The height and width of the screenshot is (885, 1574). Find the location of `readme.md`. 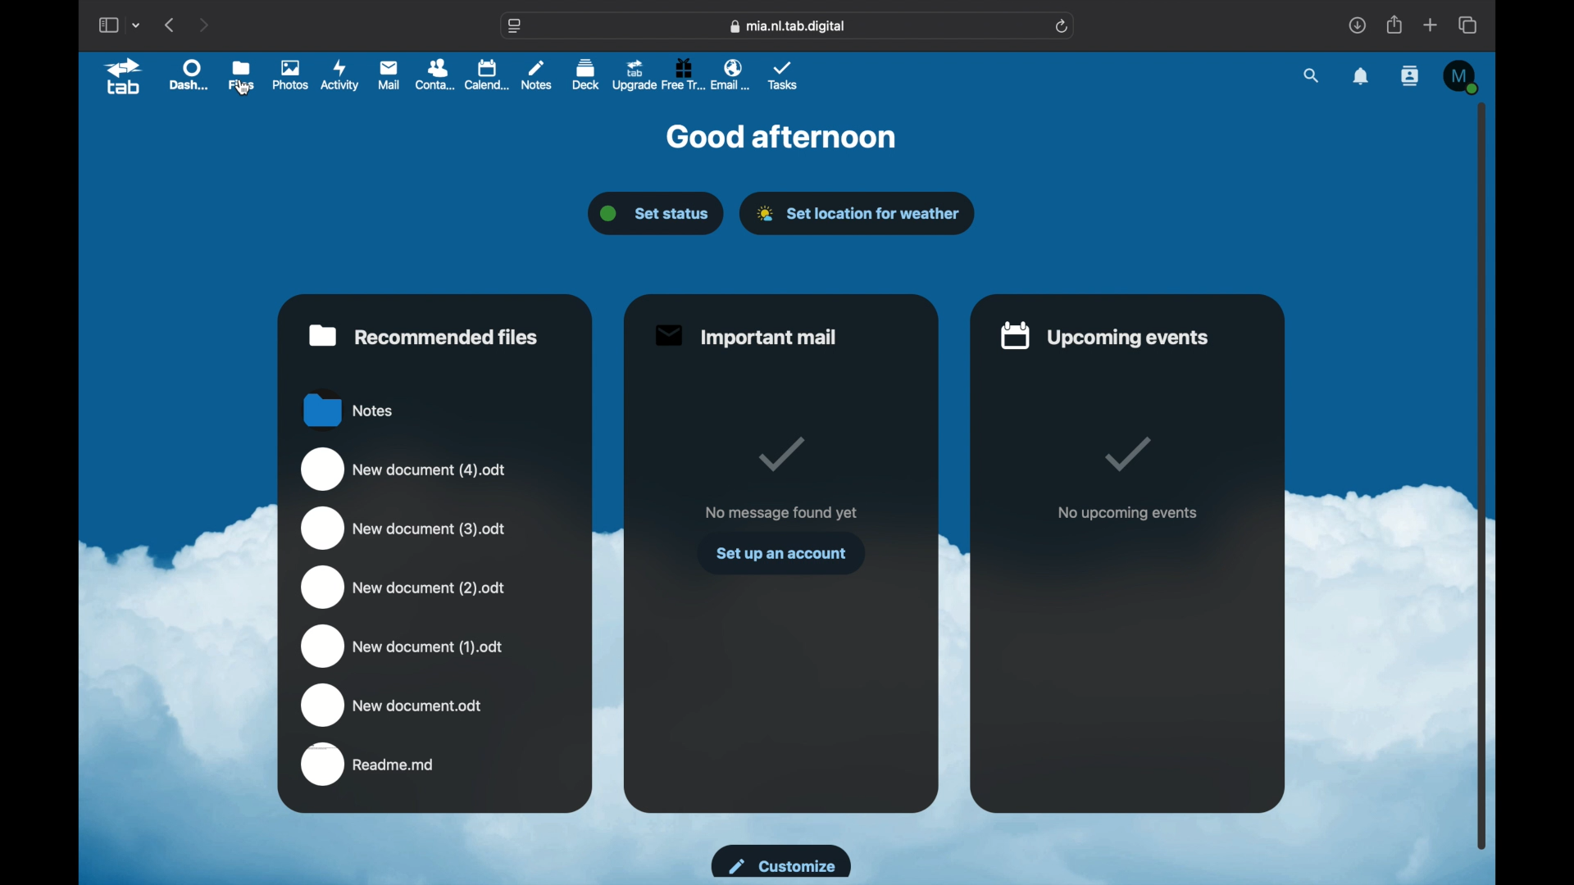

readme.md is located at coordinates (368, 765).